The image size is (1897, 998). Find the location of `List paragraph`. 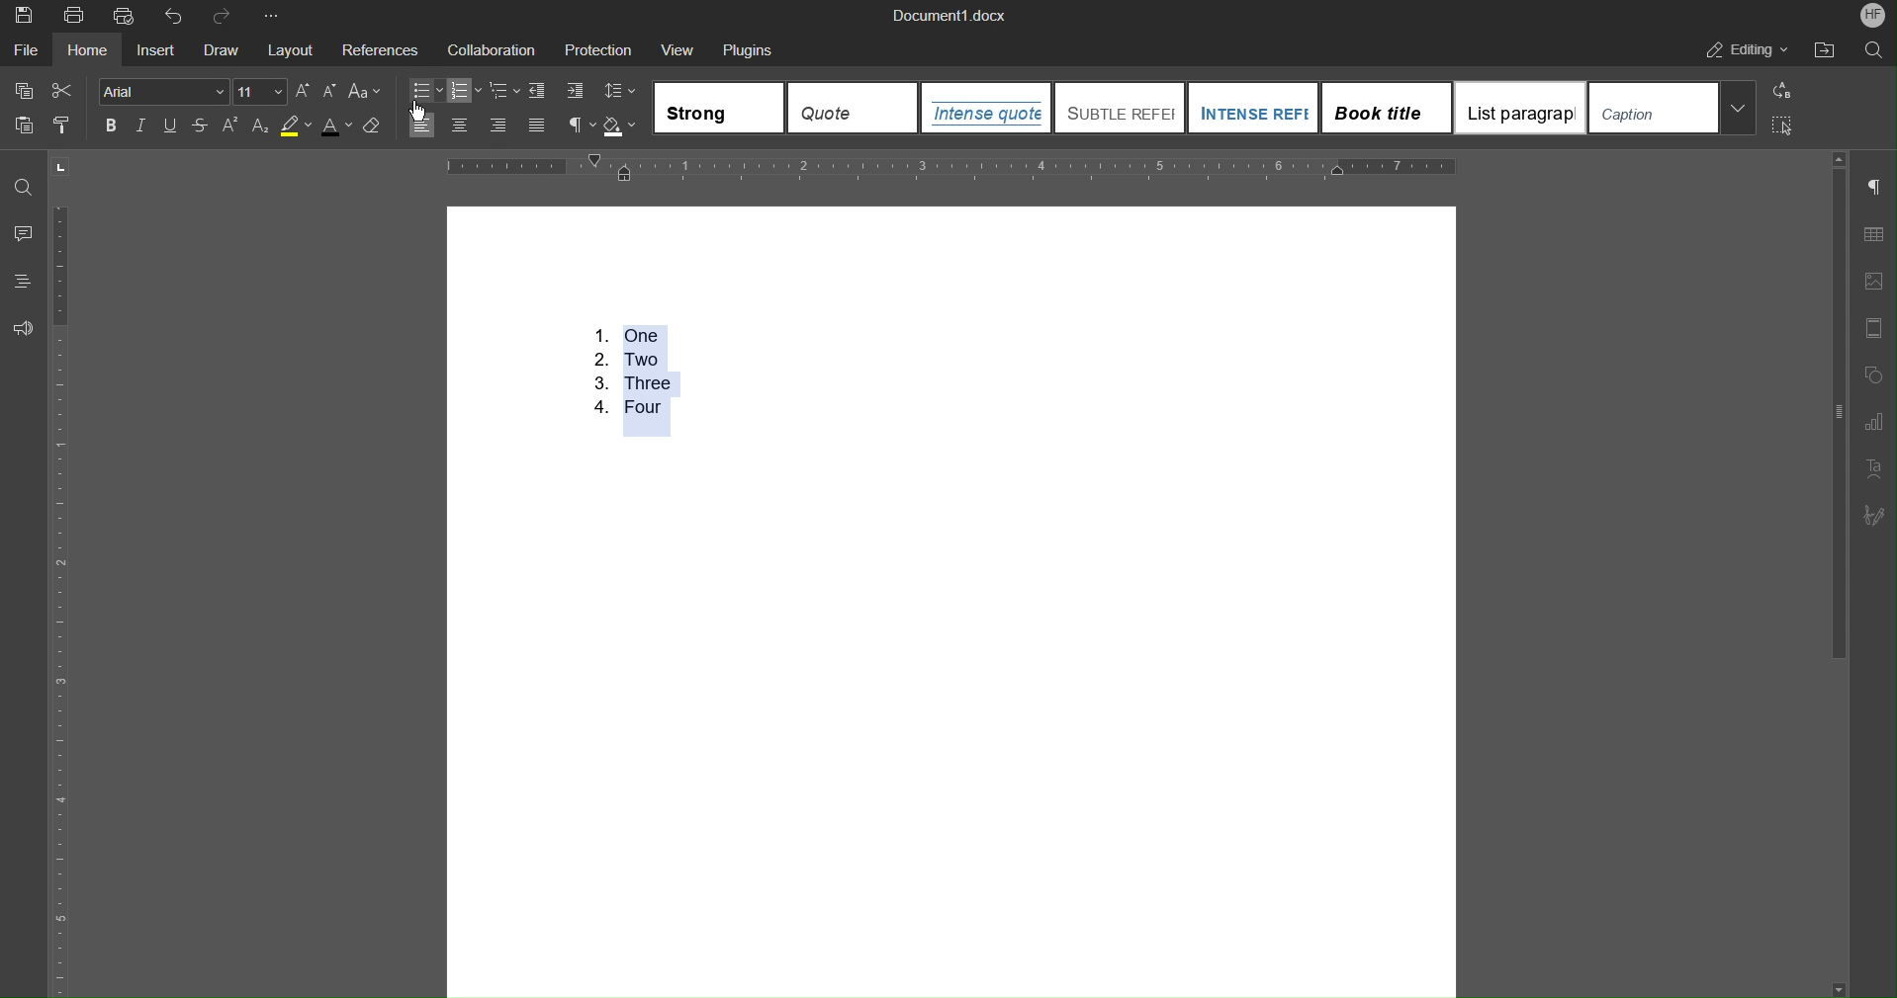

List paragraph is located at coordinates (1519, 107).